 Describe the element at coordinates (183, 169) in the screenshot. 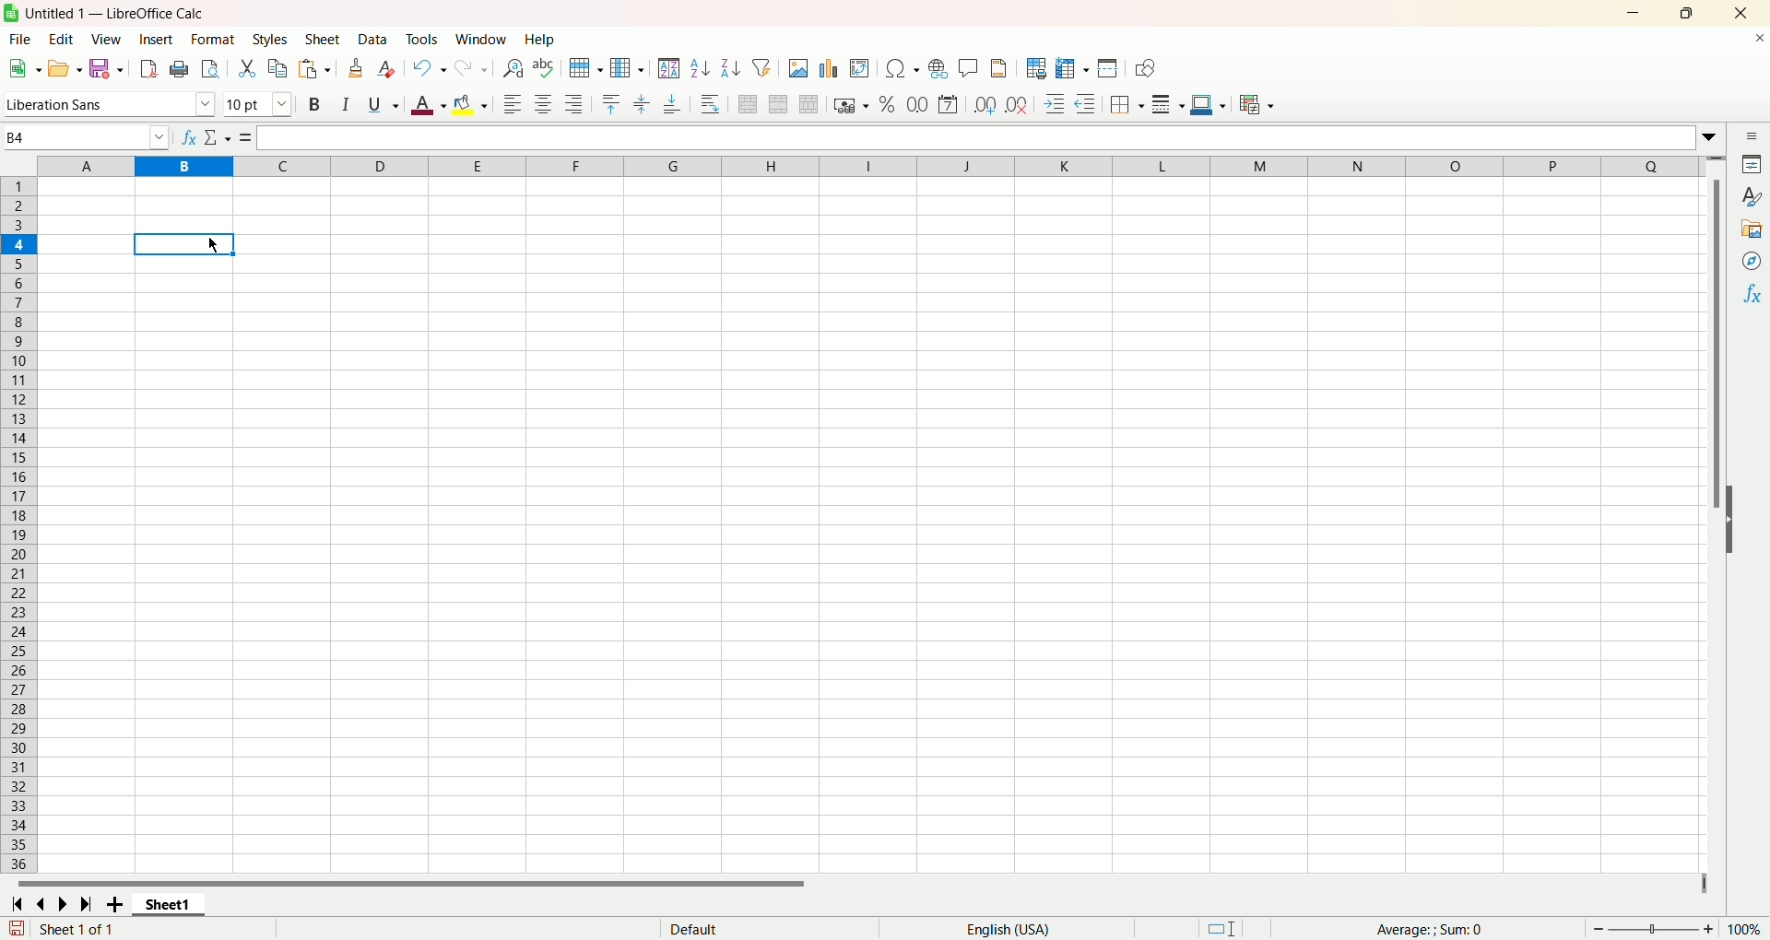

I see `active column` at that location.